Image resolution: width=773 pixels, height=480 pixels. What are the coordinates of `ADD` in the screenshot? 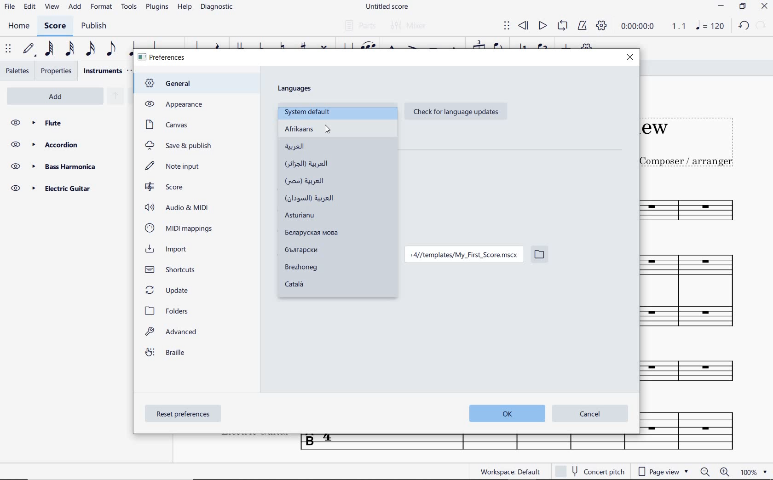 It's located at (58, 95).